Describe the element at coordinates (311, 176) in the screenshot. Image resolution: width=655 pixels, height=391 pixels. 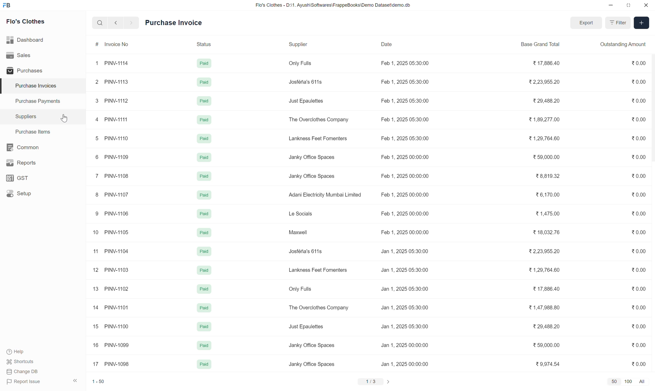
I see `Janky Office Spaces` at that location.